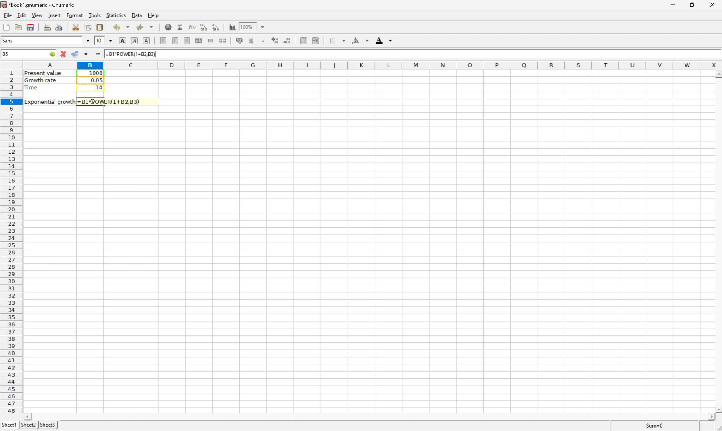 This screenshot has width=722, height=431. Describe the element at coordinates (176, 41) in the screenshot. I see `Center horizontally` at that location.